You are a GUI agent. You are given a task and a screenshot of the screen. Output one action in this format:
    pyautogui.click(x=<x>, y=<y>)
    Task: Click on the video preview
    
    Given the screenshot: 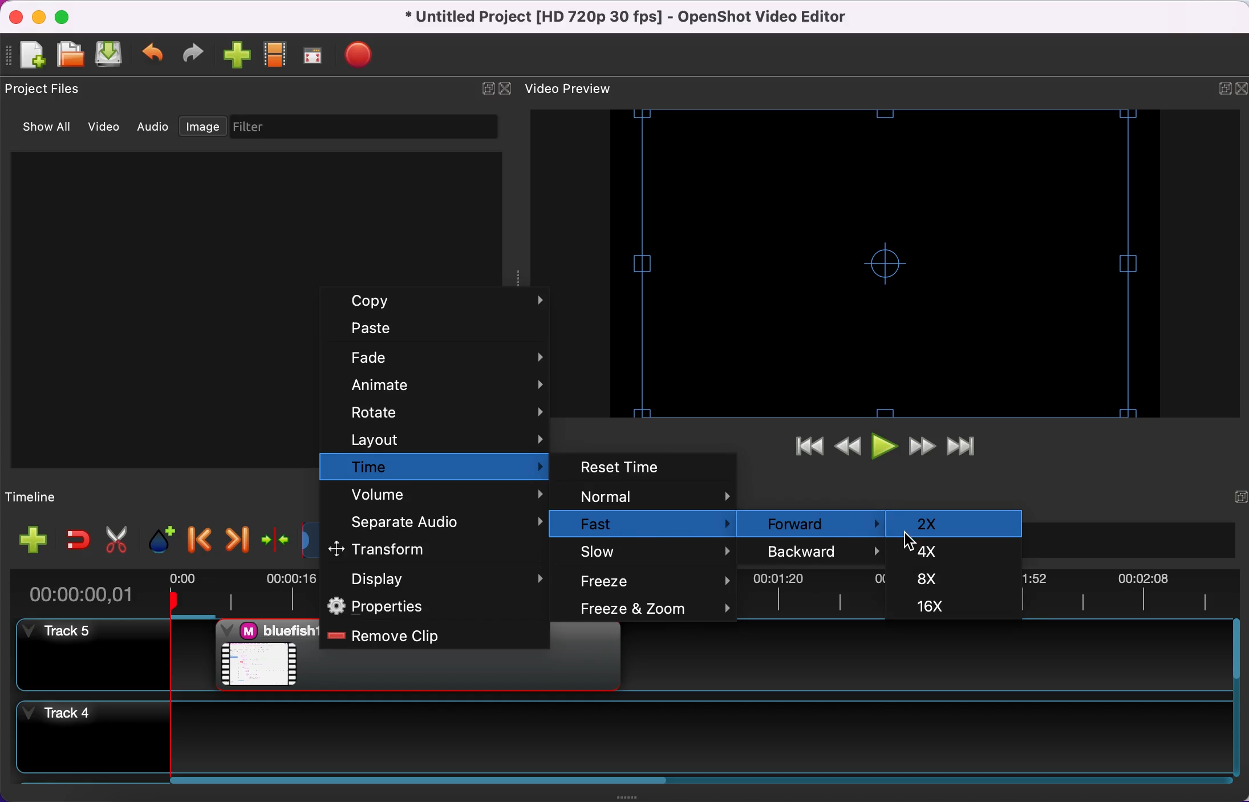 What is the action you would take?
    pyautogui.click(x=578, y=87)
    